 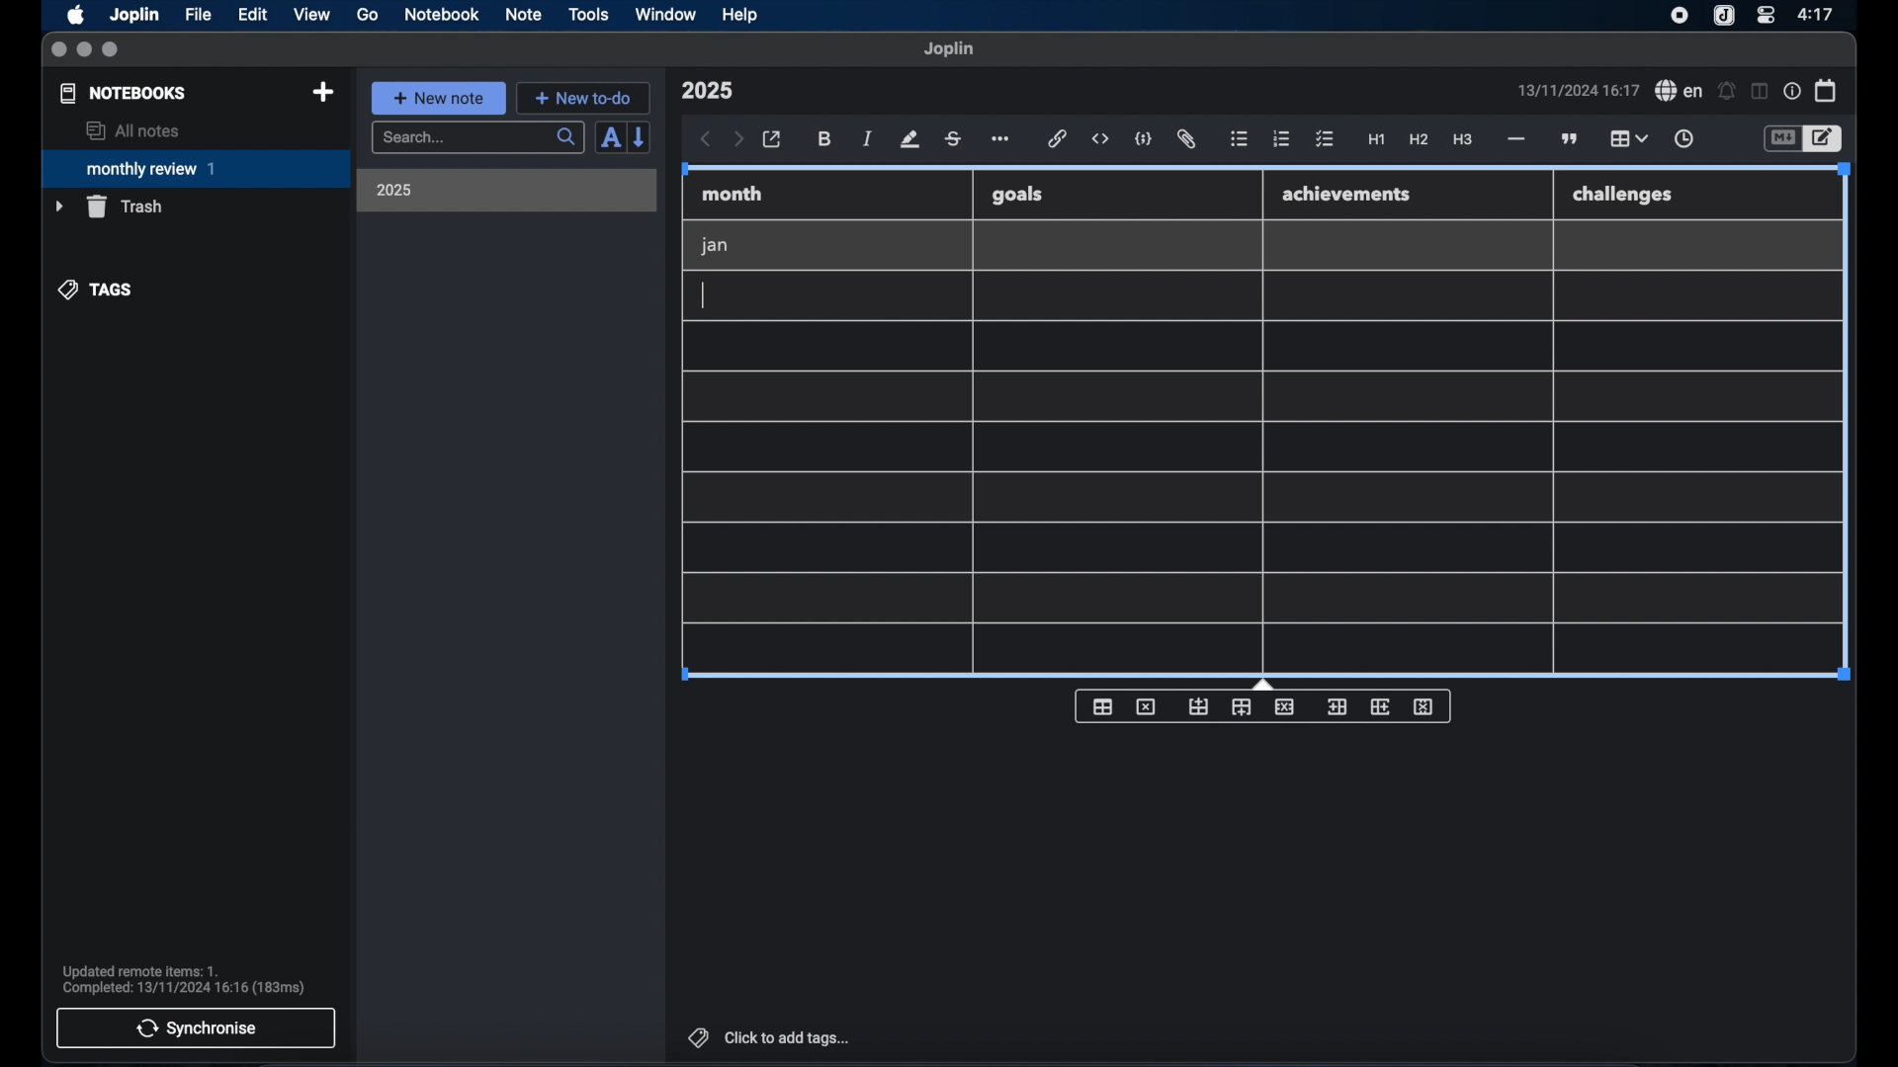 I want to click on block quotes, so click(x=1571, y=139).